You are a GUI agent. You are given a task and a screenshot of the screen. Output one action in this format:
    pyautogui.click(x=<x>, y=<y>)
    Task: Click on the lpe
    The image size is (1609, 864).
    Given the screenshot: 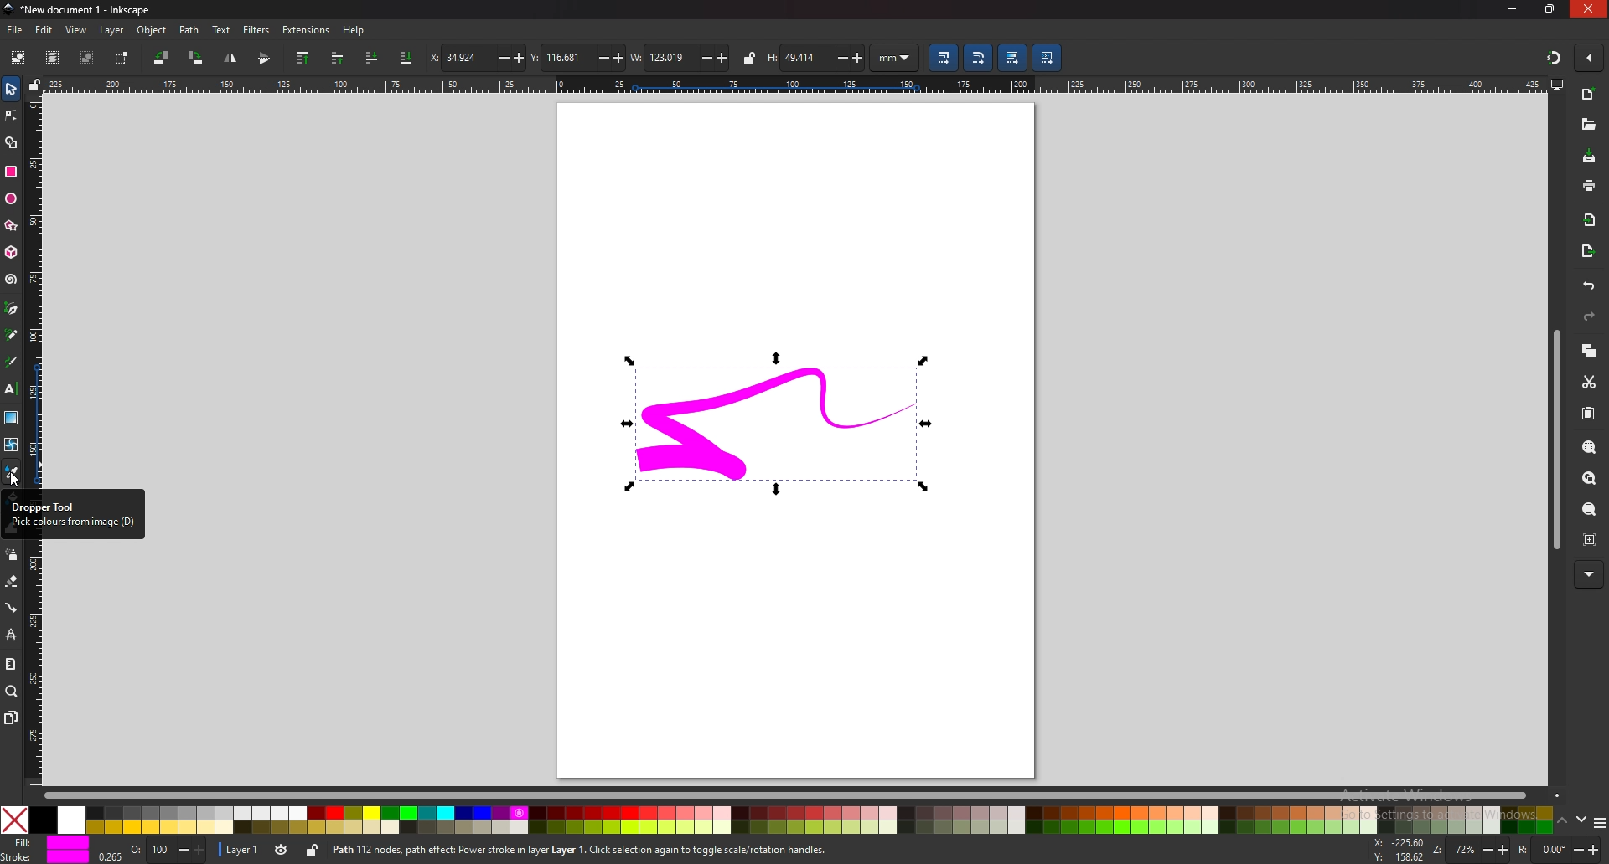 What is the action you would take?
    pyautogui.click(x=12, y=635)
    